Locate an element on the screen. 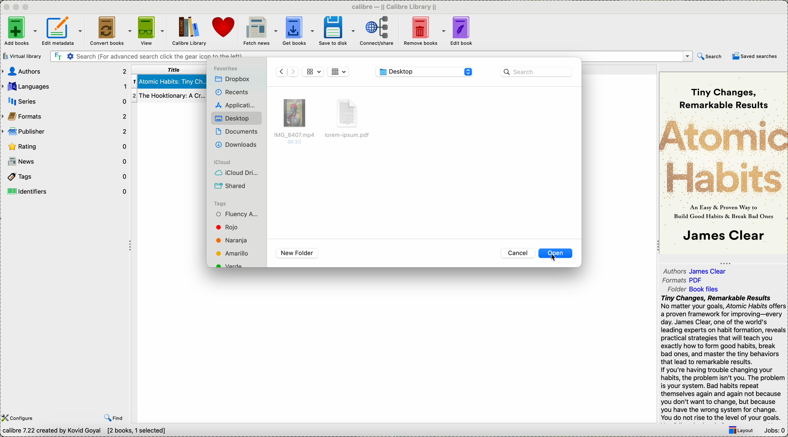 The image size is (788, 437). publisher is located at coordinates (65, 132).